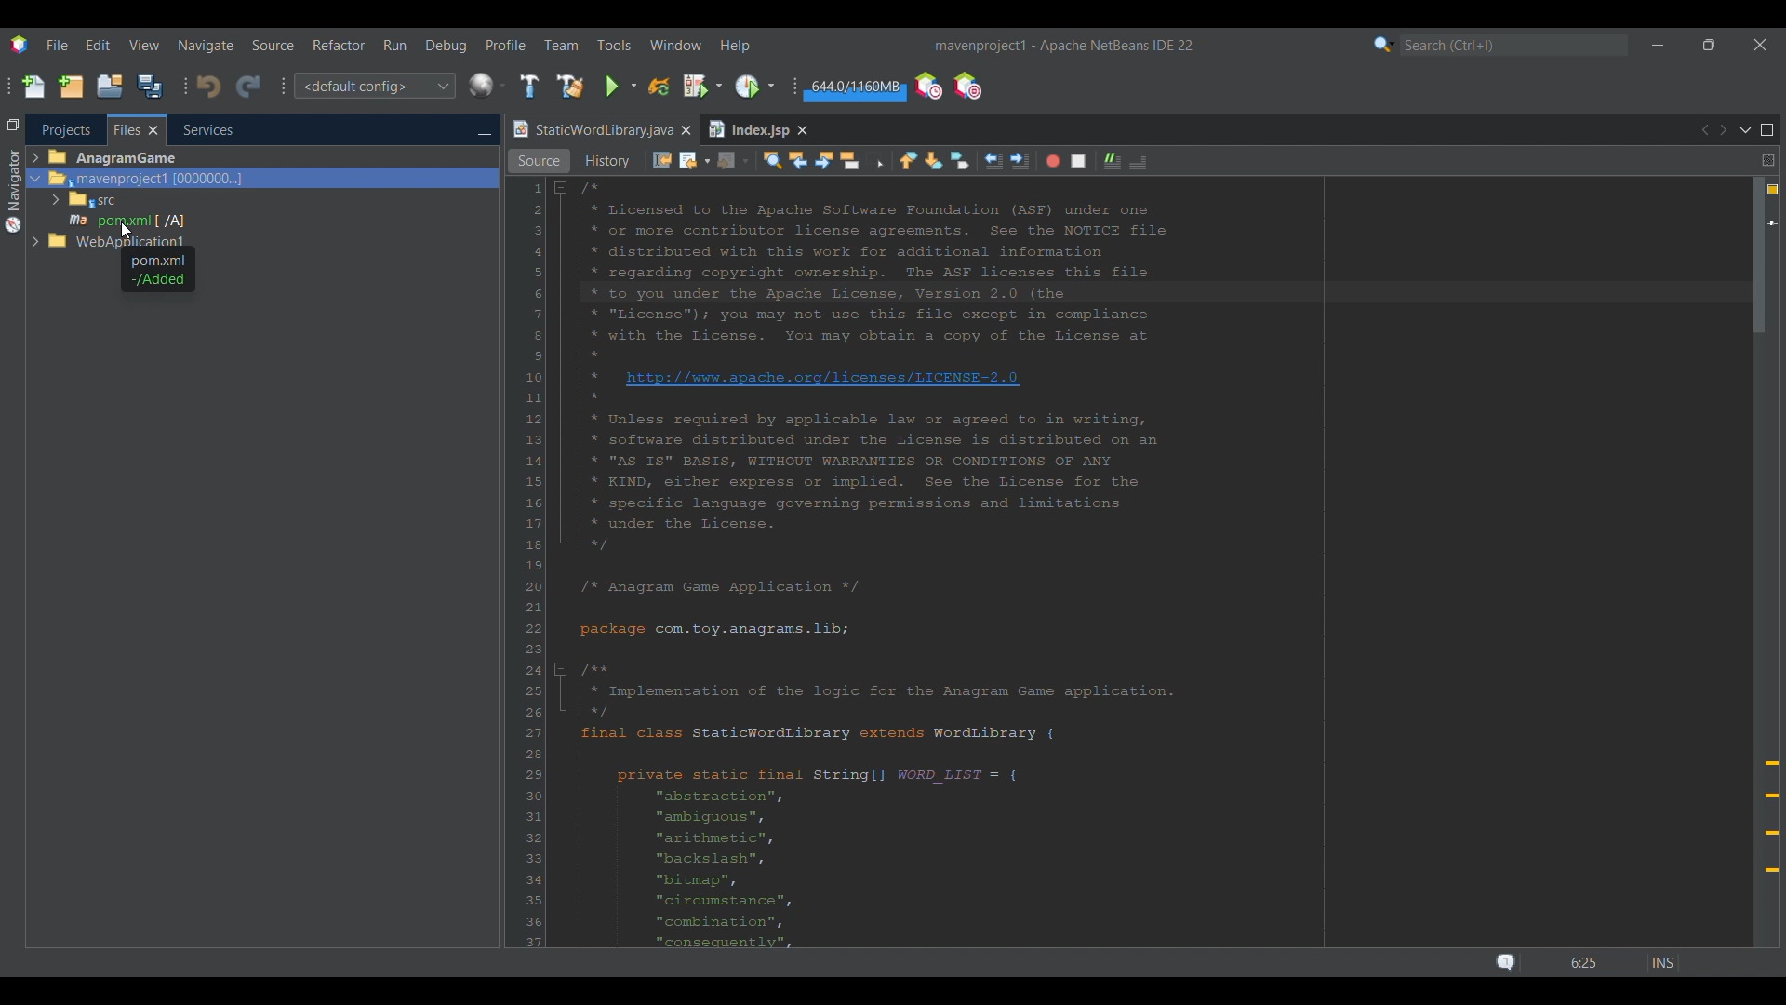 The height and width of the screenshot is (1005, 1786). What do you see at coordinates (1384, 45) in the screenshot?
I see `Search category selection` at bounding box center [1384, 45].